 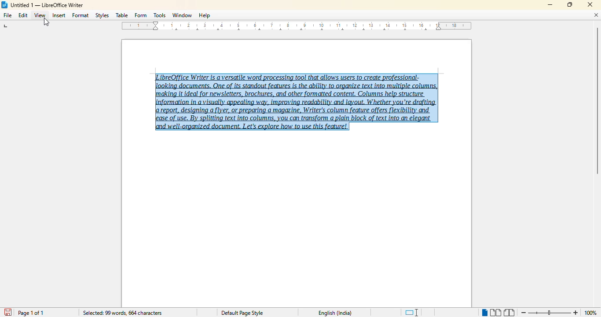 I want to click on LibreOffice logo, so click(x=5, y=4).